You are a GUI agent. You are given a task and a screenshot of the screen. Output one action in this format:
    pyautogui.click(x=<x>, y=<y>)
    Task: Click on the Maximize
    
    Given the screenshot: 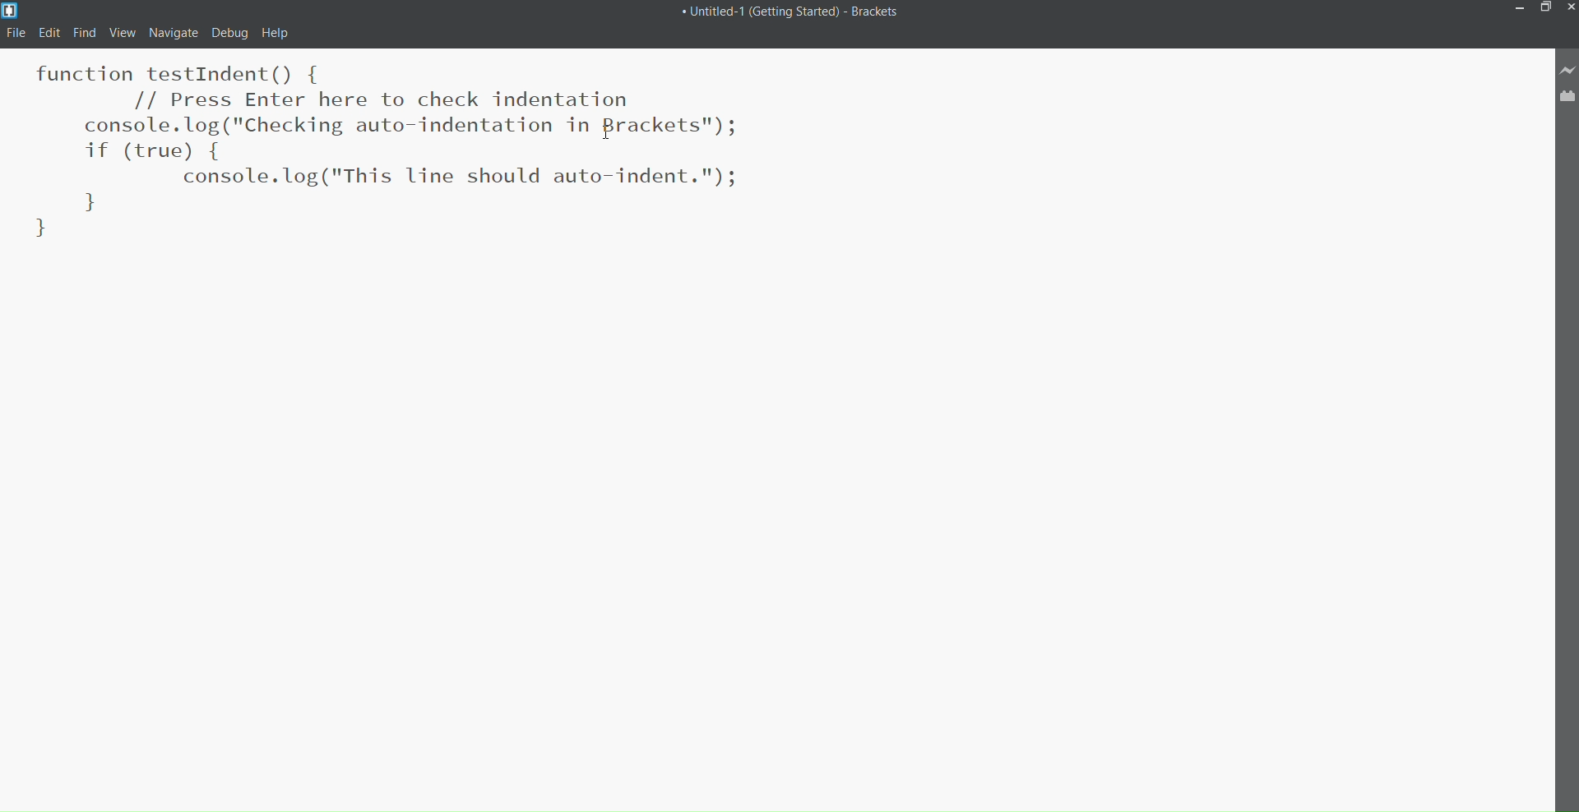 What is the action you would take?
    pyautogui.click(x=1544, y=7)
    